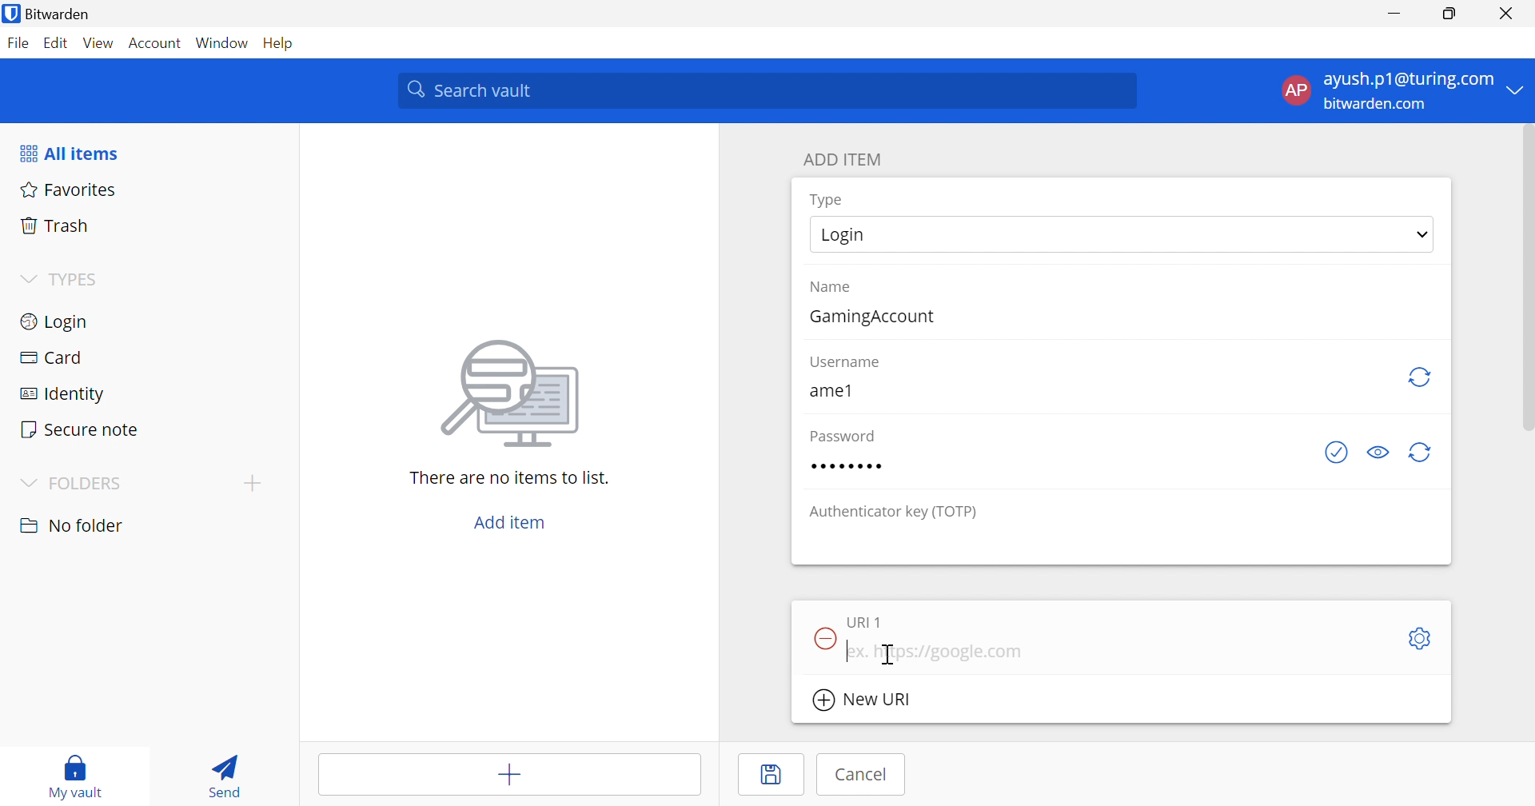 This screenshot has width=1535, height=806. I want to click on Favorites, so click(69, 191).